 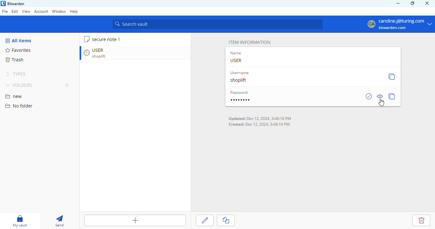 I want to click on view, so click(x=26, y=12).